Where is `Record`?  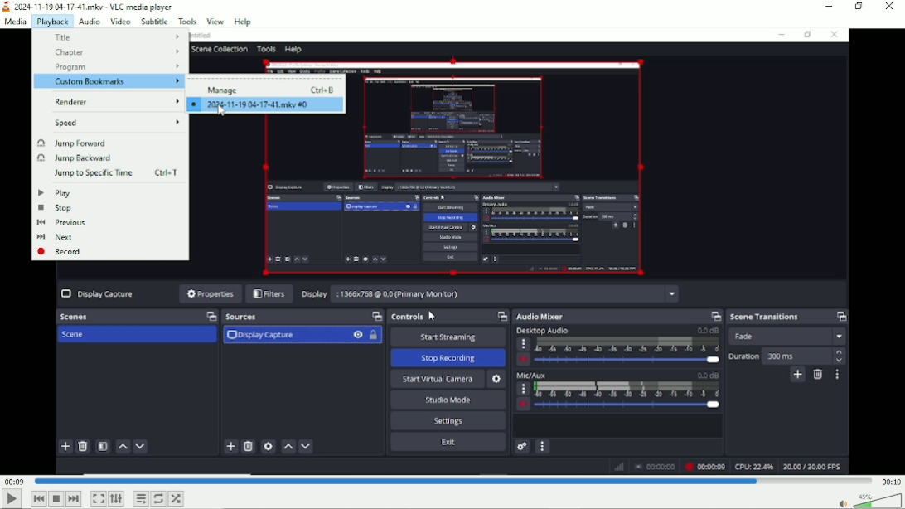
Record is located at coordinates (60, 252).